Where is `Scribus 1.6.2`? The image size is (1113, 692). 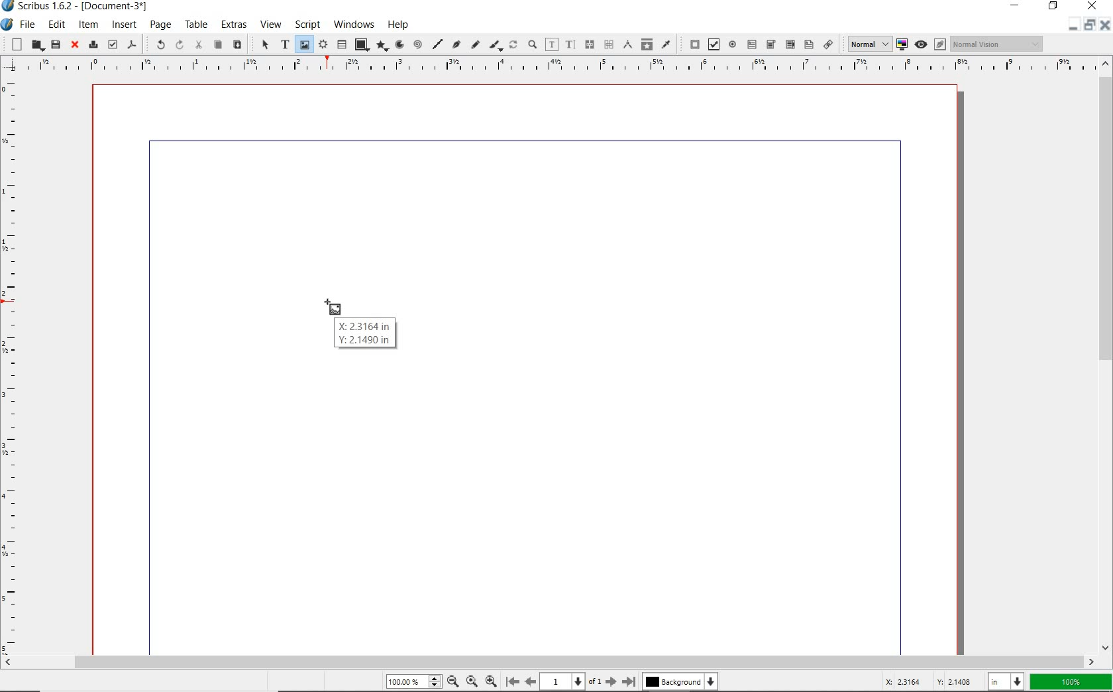
Scribus 1.6.2 is located at coordinates (78, 7).